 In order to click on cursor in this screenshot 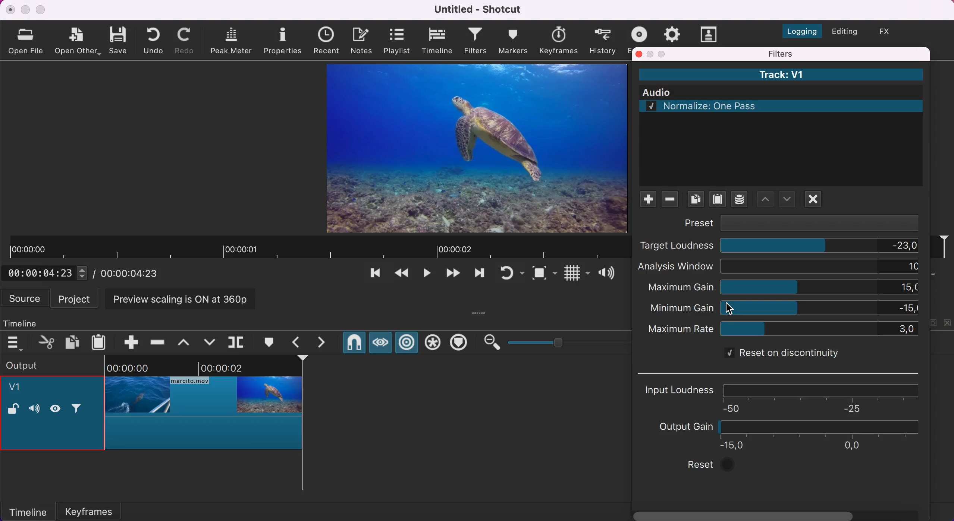, I will do `click(731, 308)`.